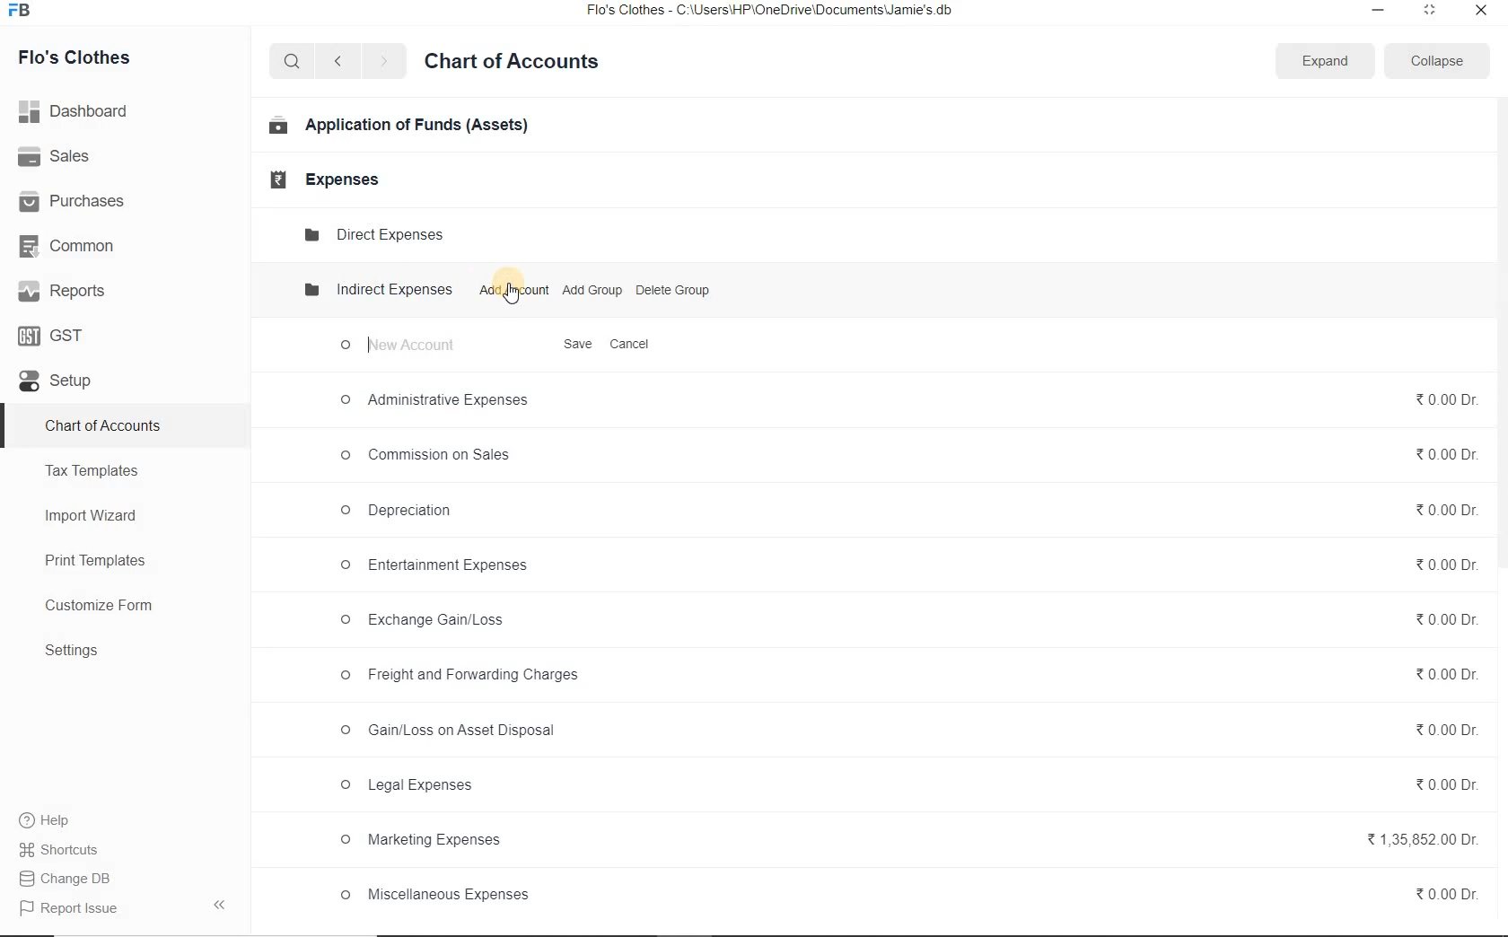 Image resolution: width=1508 pixels, height=937 pixels. Describe the element at coordinates (907, 787) in the screenshot. I see `© Legal Expenses 0.00 Dr.` at that location.